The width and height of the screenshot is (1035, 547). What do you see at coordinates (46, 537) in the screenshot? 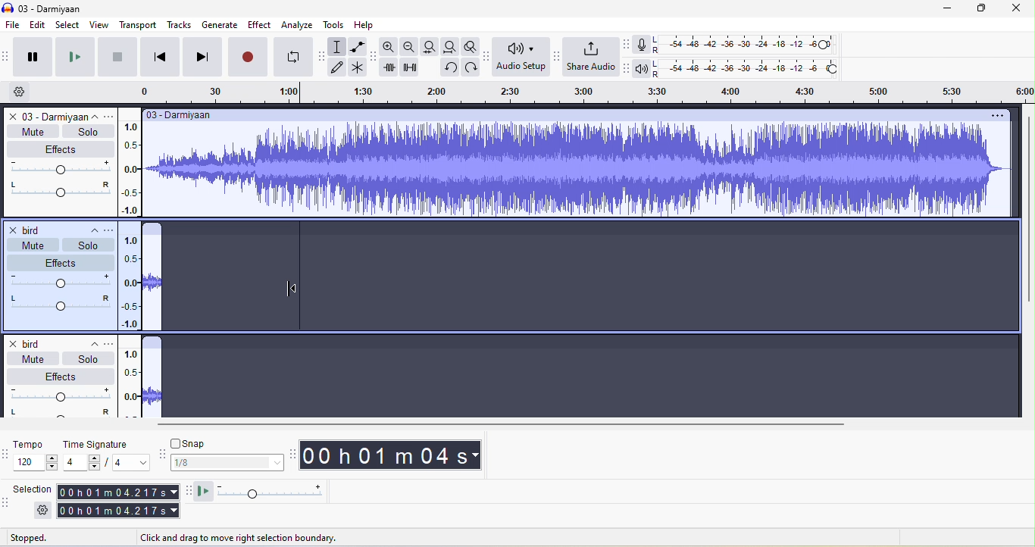
I see `stopped` at bounding box center [46, 537].